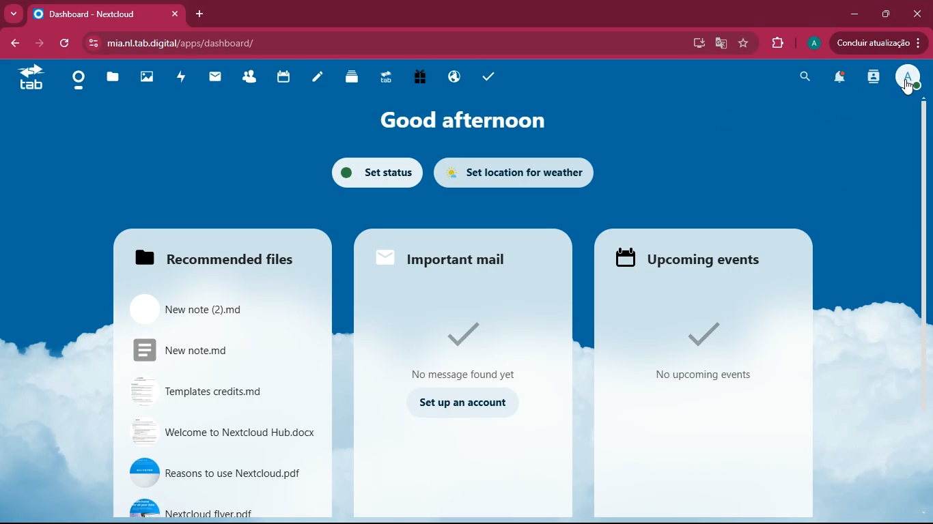  What do you see at coordinates (697, 43) in the screenshot?
I see `desktop` at bounding box center [697, 43].